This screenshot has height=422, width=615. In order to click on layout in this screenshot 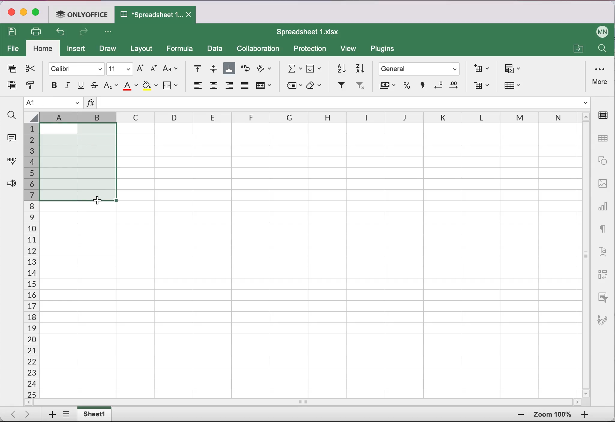, I will do `click(143, 49)`.